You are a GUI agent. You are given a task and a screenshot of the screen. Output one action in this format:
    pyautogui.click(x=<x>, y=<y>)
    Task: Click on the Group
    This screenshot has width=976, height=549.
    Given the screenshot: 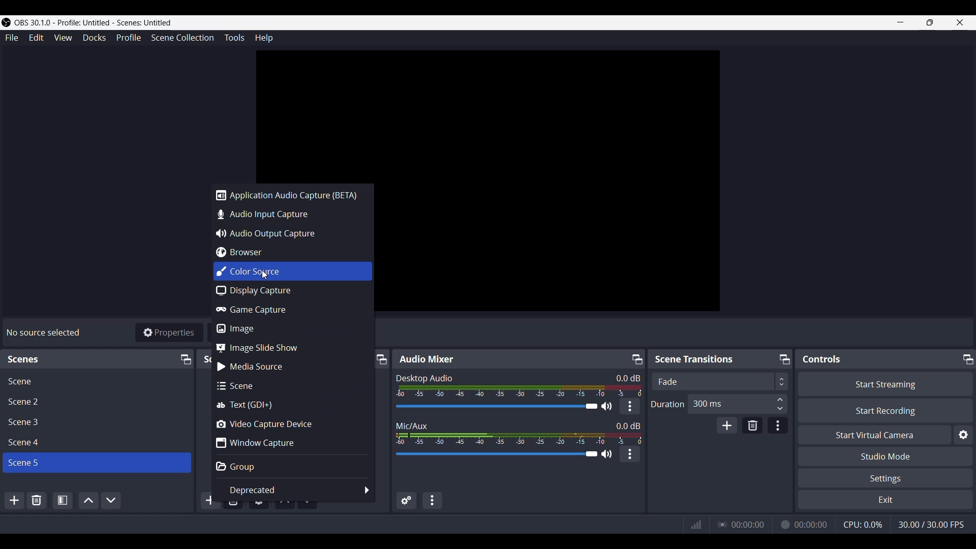 What is the action you would take?
    pyautogui.click(x=292, y=467)
    